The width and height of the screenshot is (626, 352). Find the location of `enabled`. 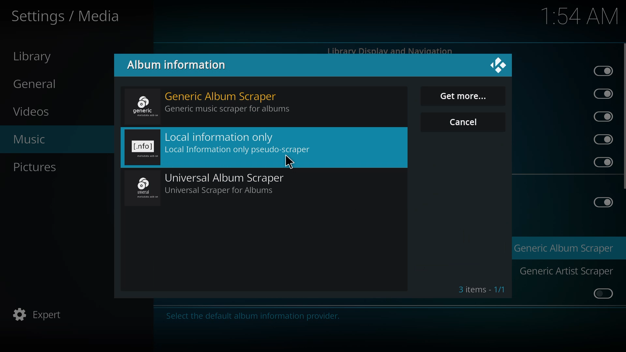

enabled is located at coordinates (601, 70).